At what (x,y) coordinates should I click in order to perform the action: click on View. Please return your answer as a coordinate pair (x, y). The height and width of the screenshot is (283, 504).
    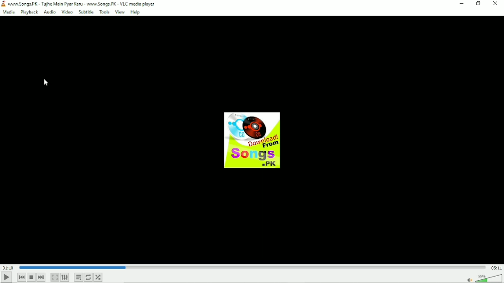
    Looking at the image, I should click on (120, 12).